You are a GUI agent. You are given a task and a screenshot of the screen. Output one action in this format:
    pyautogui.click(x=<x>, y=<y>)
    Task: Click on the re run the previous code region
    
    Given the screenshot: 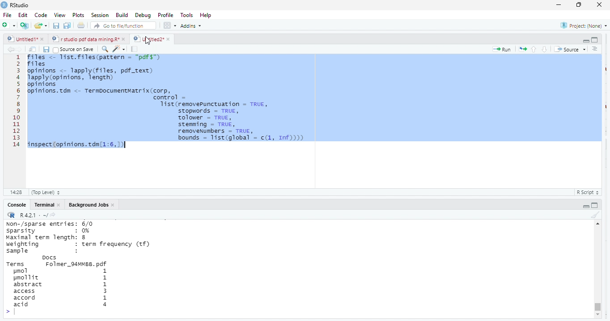 What is the action you would take?
    pyautogui.click(x=521, y=49)
    